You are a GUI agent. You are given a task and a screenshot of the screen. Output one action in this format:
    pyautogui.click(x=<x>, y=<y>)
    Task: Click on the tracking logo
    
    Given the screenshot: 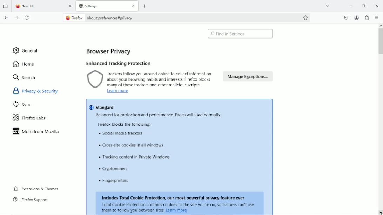 What is the action you would take?
    pyautogui.click(x=95, y=80)
    